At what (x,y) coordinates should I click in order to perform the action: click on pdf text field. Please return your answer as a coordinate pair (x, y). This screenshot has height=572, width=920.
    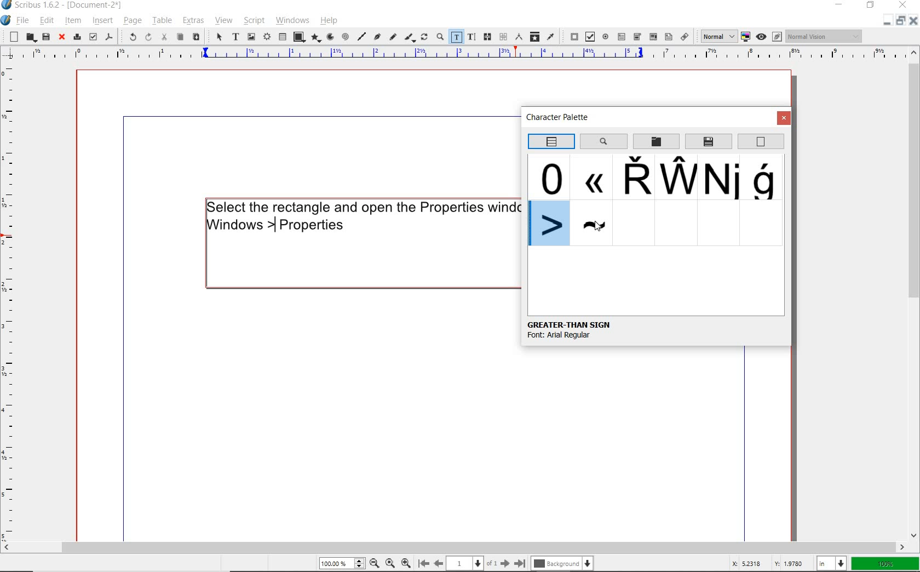
    Looking at the image, I should click on (622, 36).